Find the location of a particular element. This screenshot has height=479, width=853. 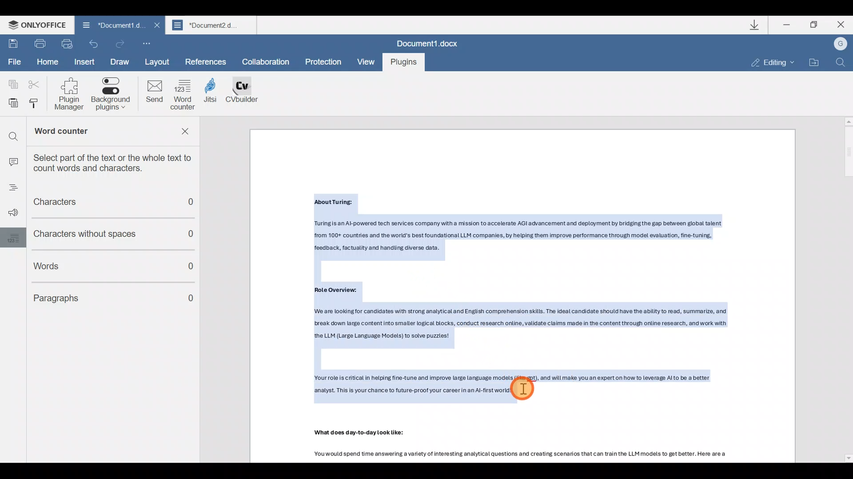

Downloads is located at coordinates (755, 25).